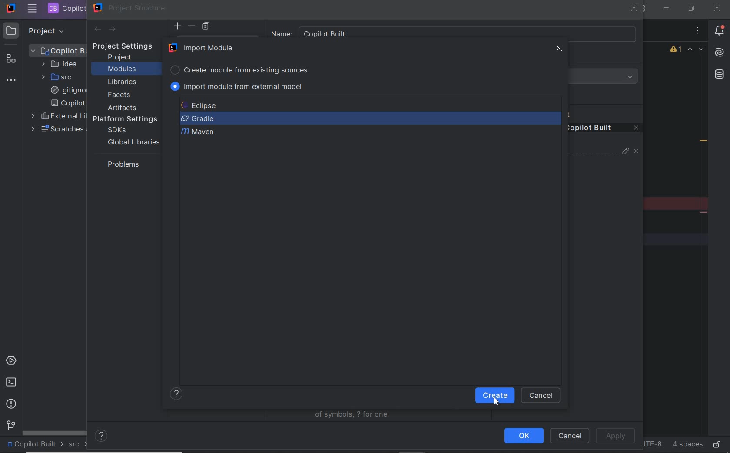  I want to click on sdks, so click(116, 131).